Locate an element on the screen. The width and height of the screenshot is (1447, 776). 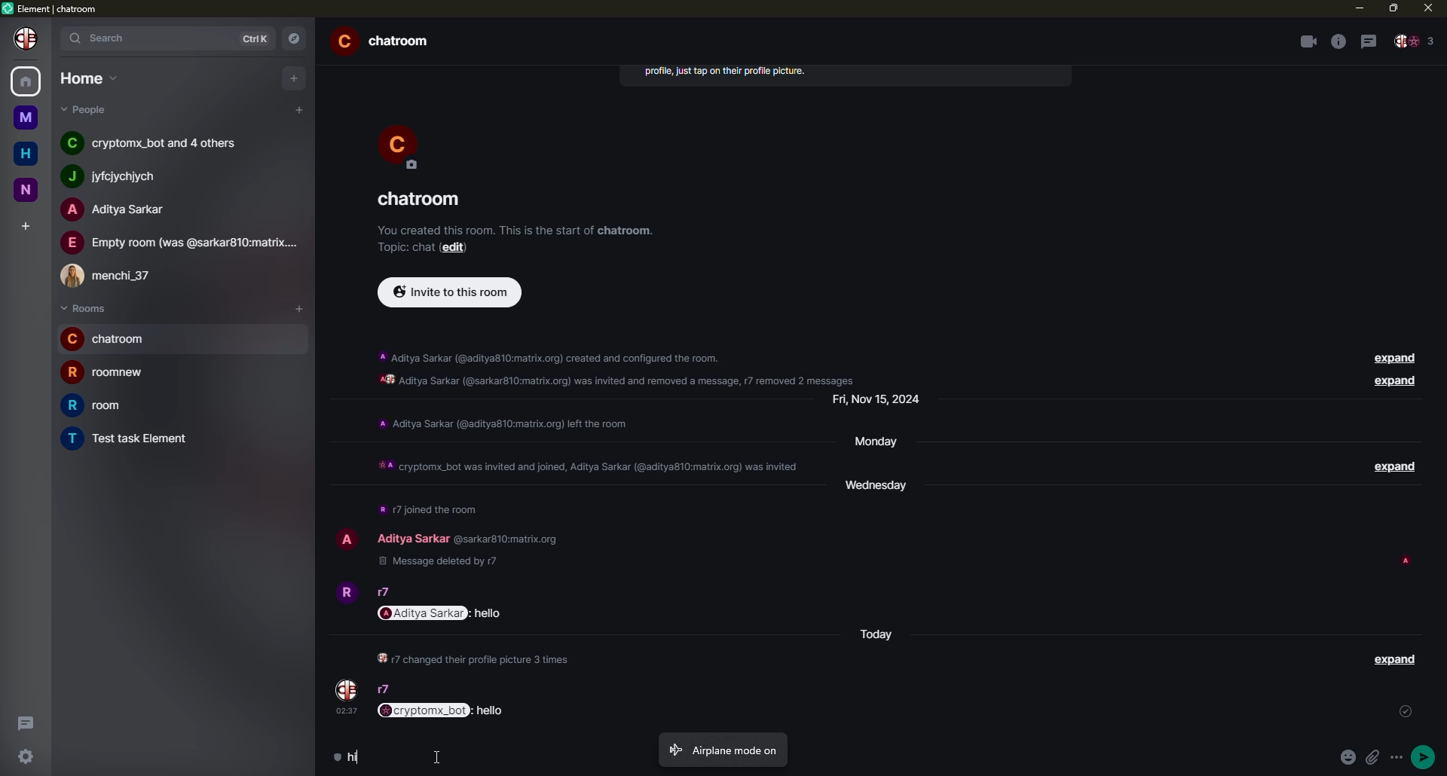
element is located at coordinates (53, 8).